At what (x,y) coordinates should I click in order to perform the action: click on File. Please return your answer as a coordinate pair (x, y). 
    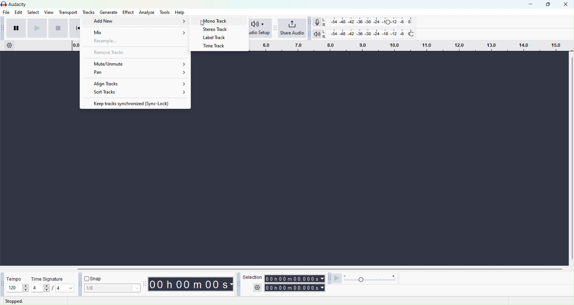
    Looking at the image, I should click on (7, 13).